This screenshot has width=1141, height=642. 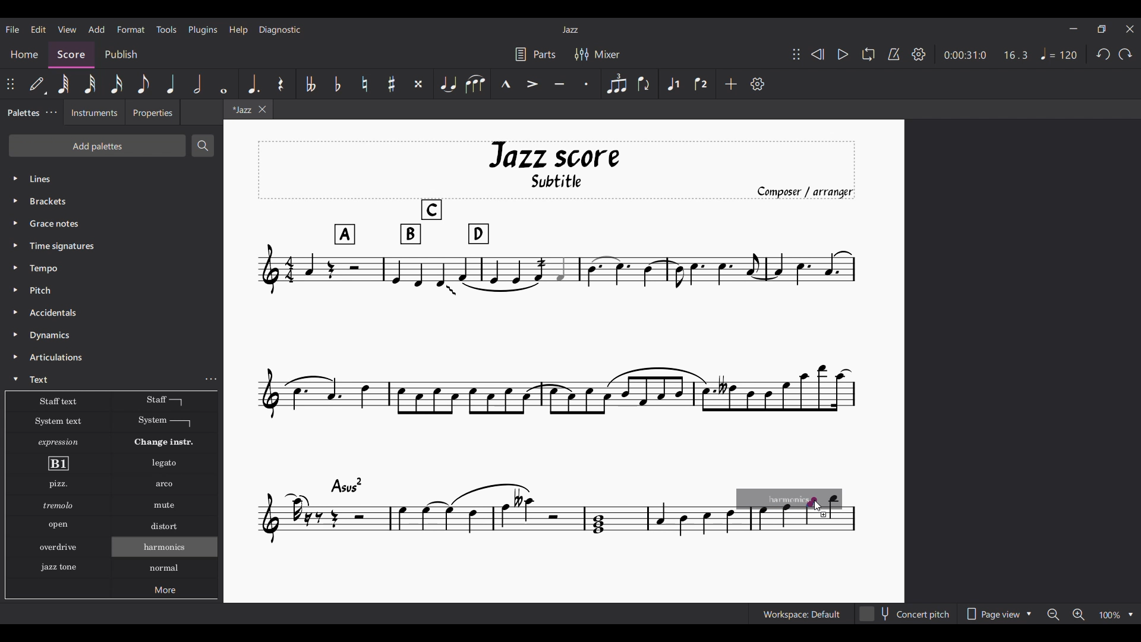 What do you see at coordinates (97, 29) in the screenshot?
I see `Add menu` at bounding box center [97, 29].